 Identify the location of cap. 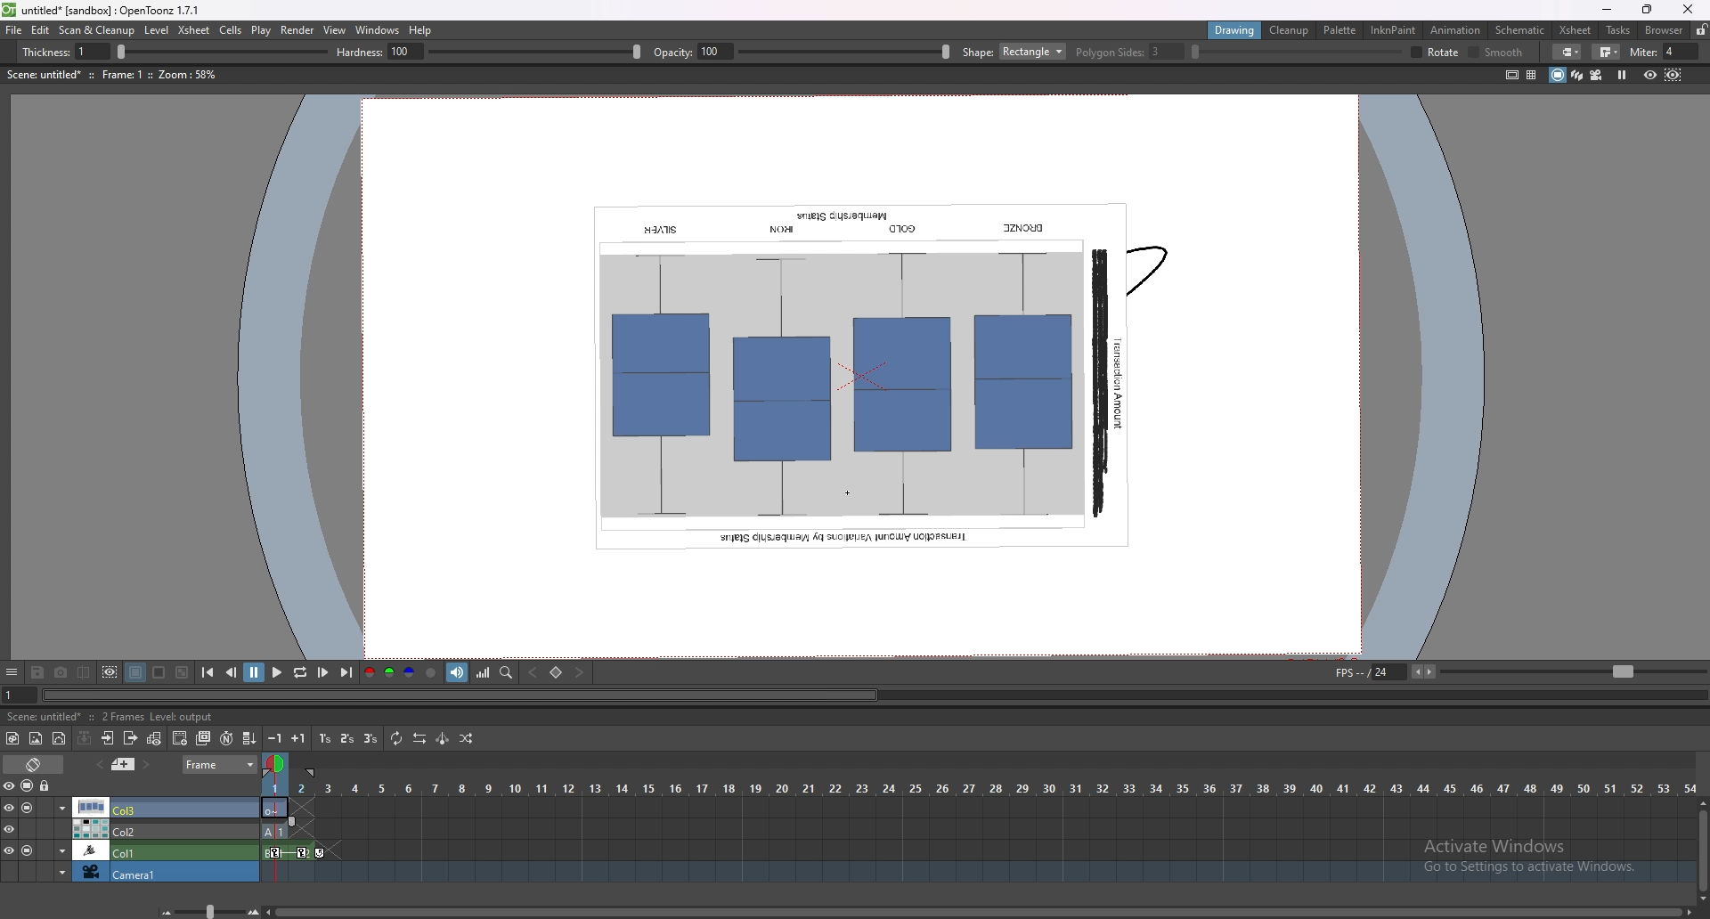
(1446, 53).